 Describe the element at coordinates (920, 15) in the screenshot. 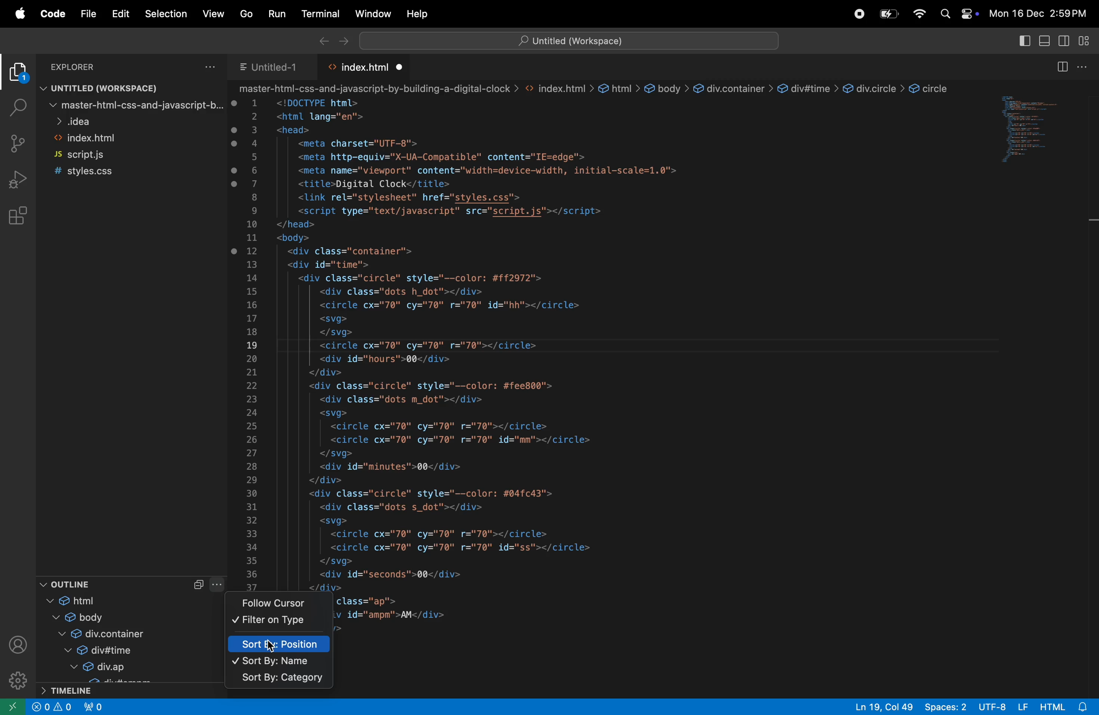

I see `wifi` at that location.